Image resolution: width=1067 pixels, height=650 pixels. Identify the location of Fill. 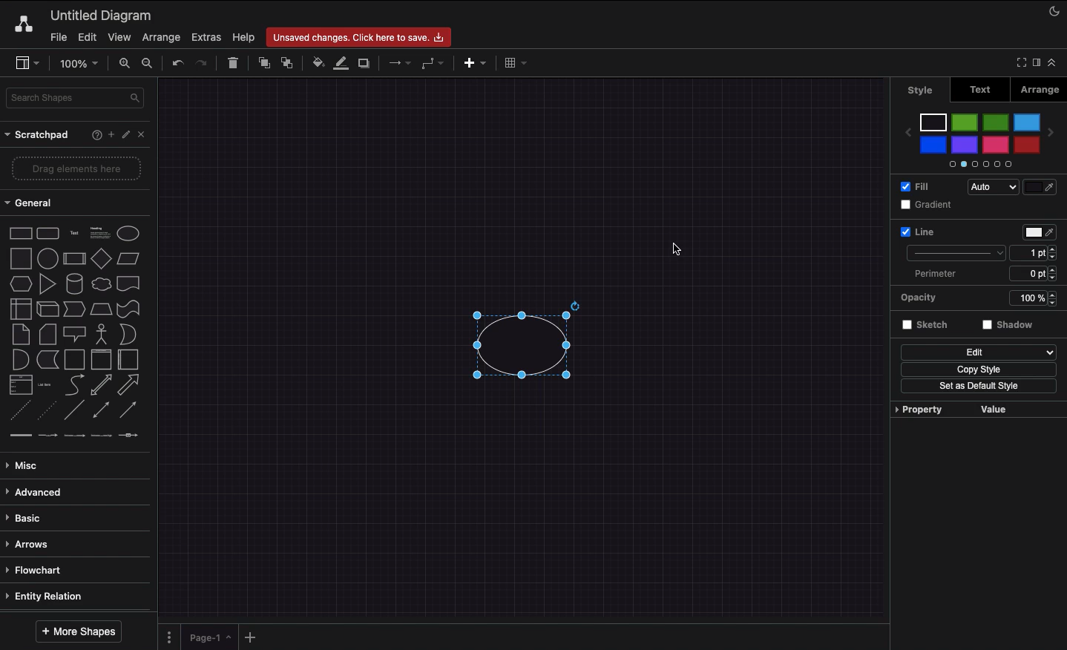
(914, 185).